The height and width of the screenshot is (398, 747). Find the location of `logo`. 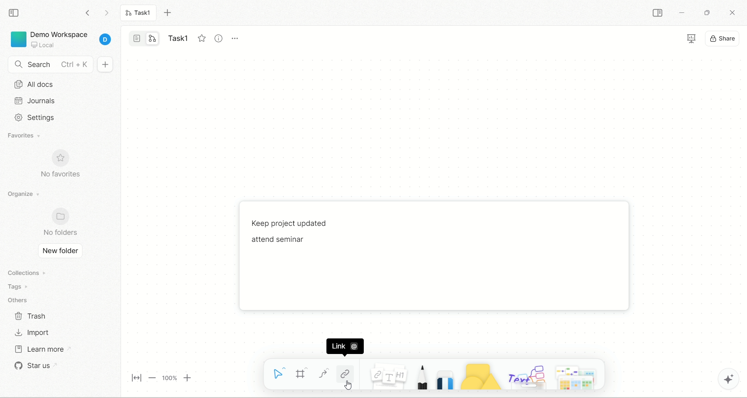

logo is located at coordinates (18, 39).